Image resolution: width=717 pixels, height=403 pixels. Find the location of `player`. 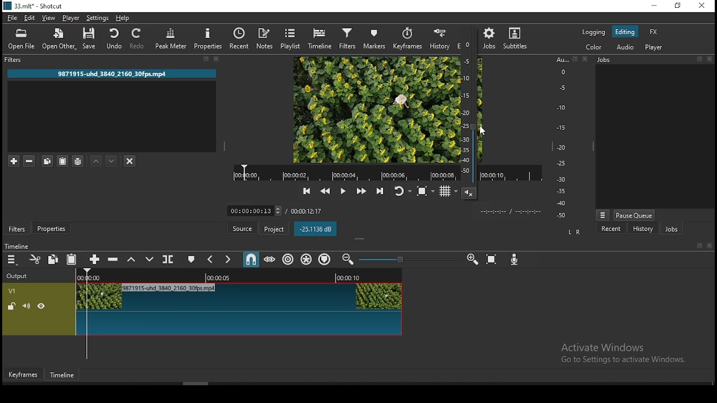

player is located at coordinates (654, 47).